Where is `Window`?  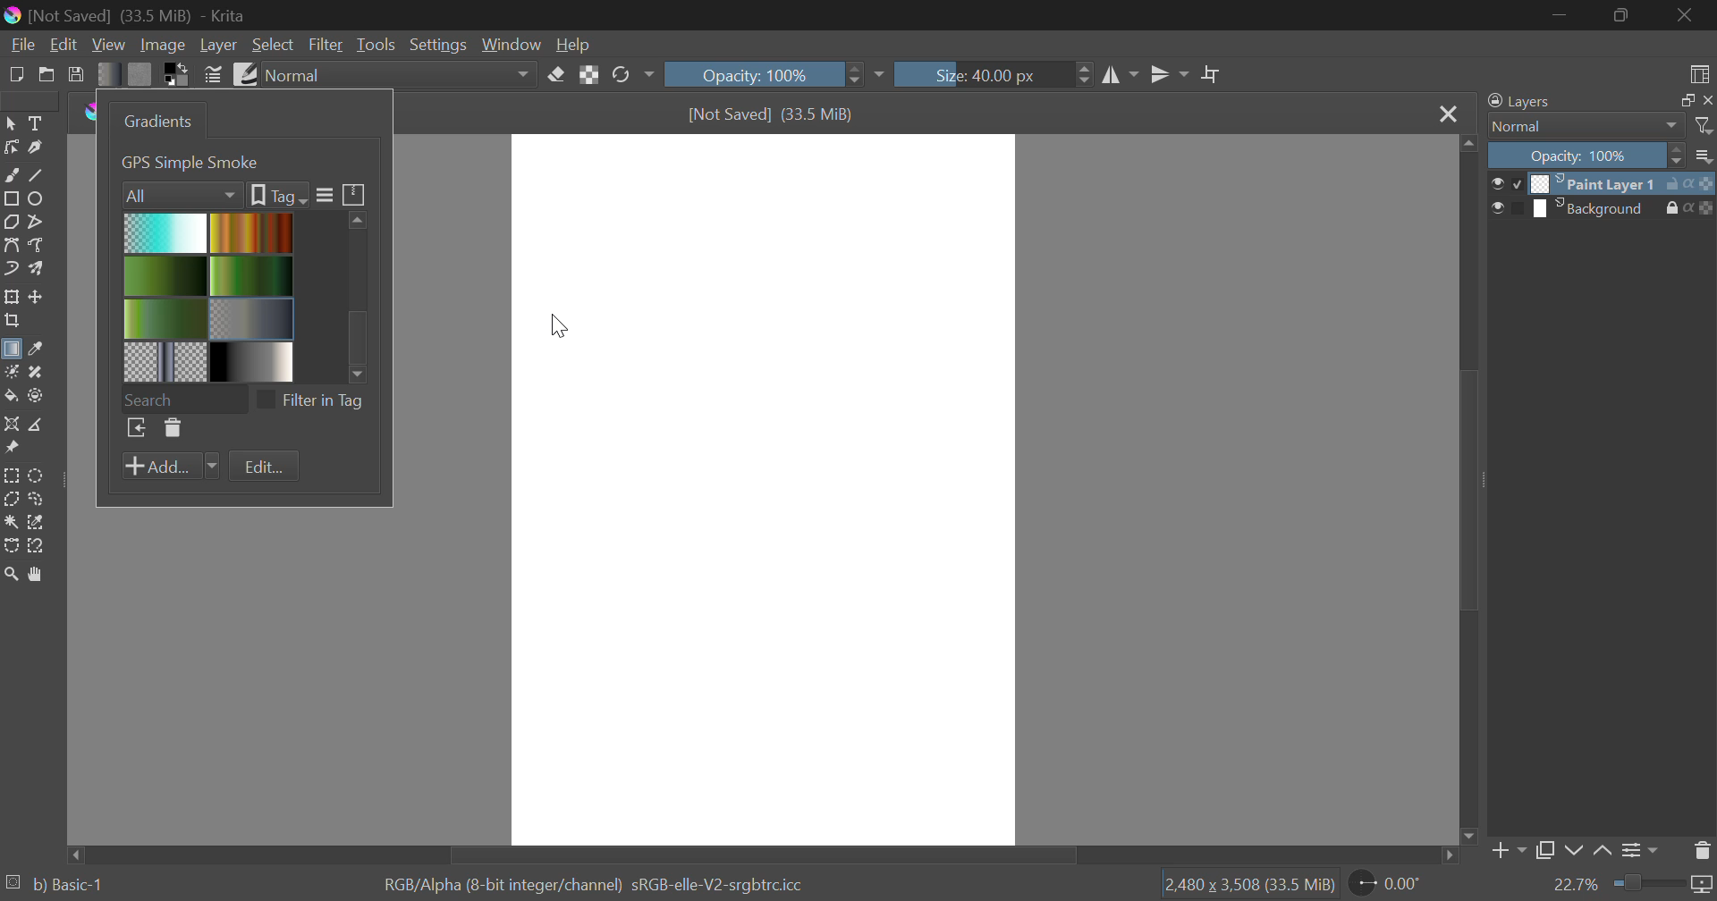 Window is located at coordinates (510, 45).